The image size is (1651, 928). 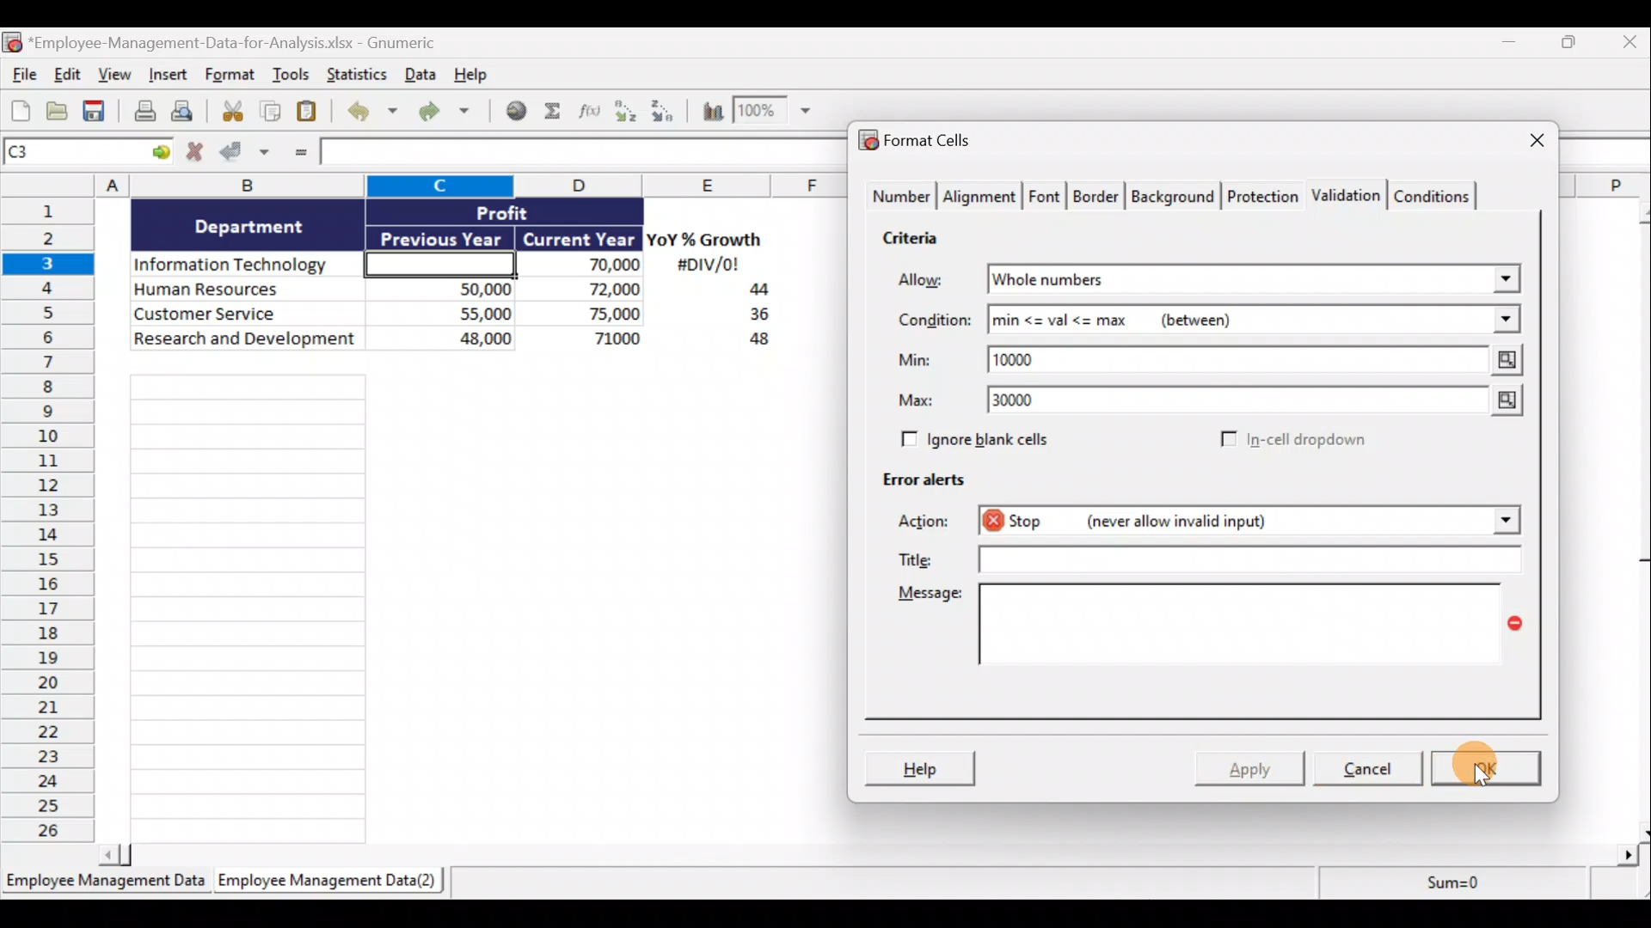 I want to click on Criteria, so click(x=912, y=241).